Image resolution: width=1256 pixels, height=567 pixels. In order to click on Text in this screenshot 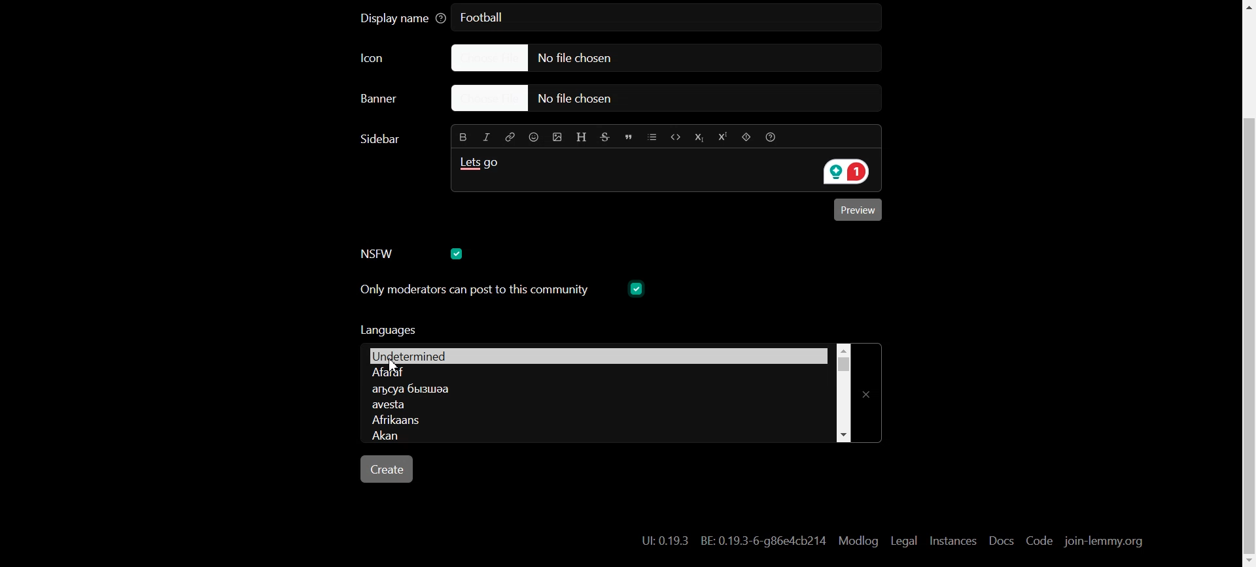, I will do `click(383, 138)`.